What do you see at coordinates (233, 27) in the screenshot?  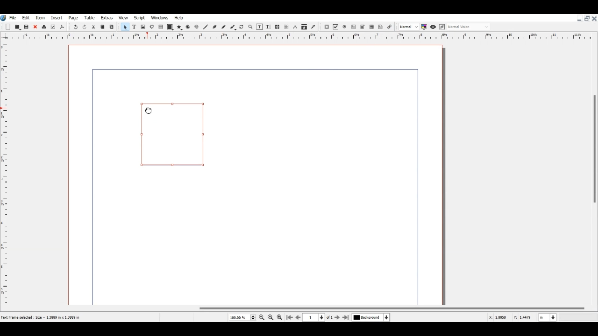 I see `Calligraphic line` at bounding box center [233, 27].